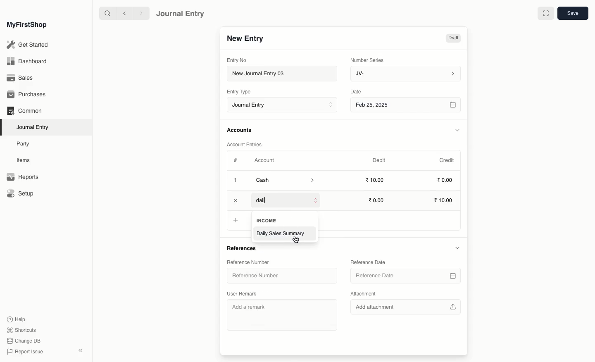  I want to click on Hide, so click(458, 130).